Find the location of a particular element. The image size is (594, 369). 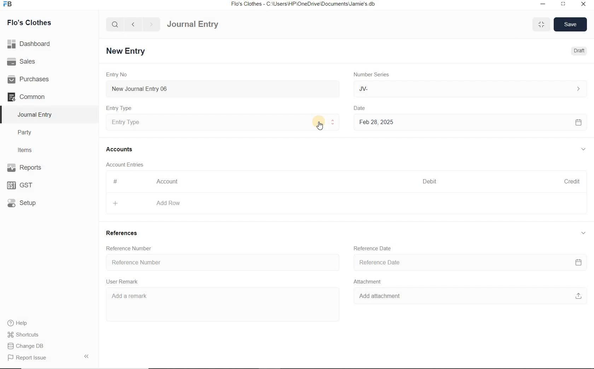

Add attachment is located at coordinates (470, 296).